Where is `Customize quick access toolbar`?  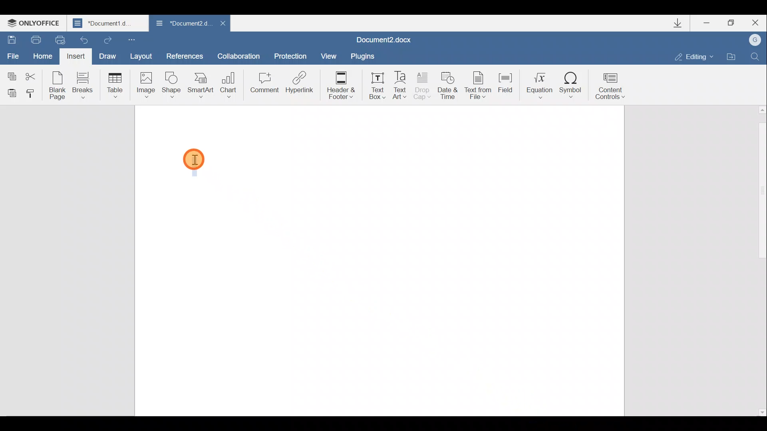 Customize quick access toolbar is located at coordinates (131, 40).